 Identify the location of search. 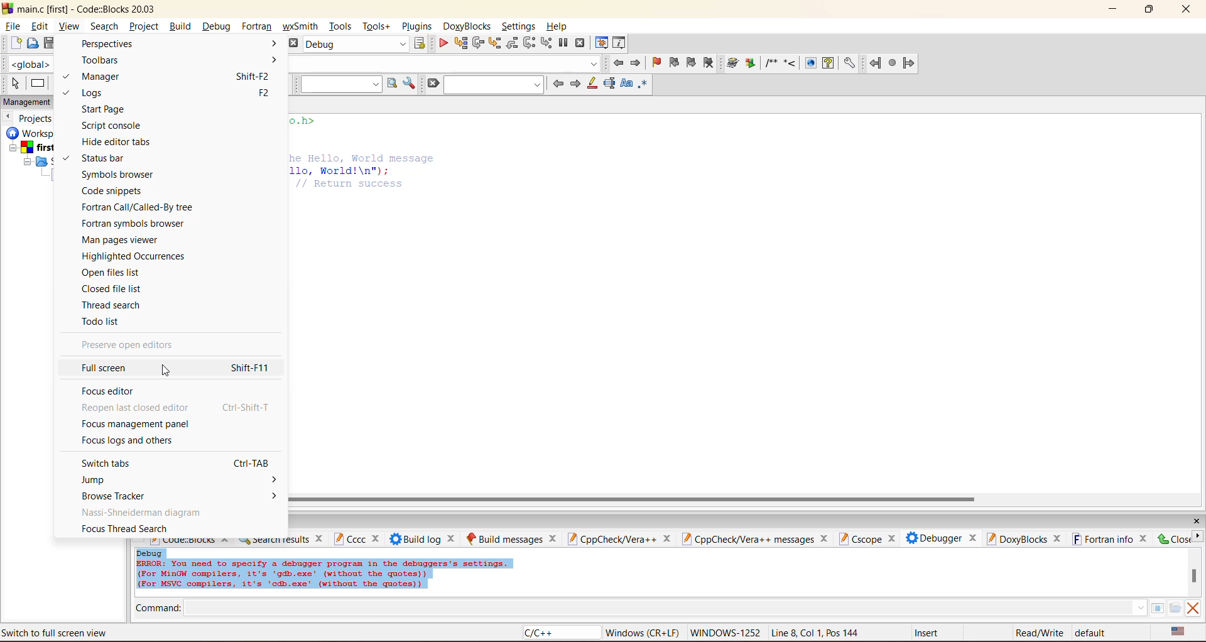
(496, 84).